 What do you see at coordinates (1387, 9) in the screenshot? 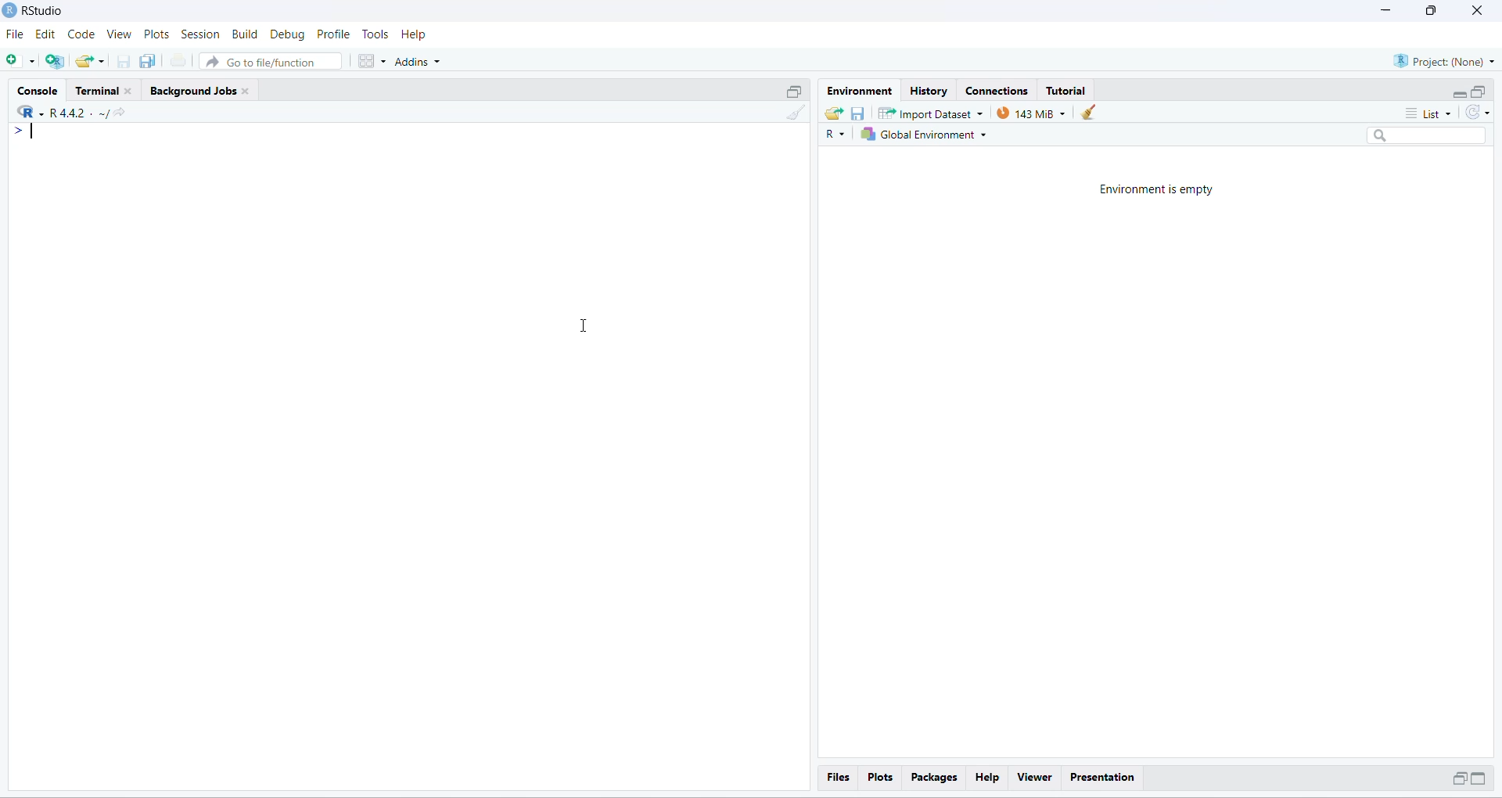
I see `minimise` at bounding box center [1387, 9].